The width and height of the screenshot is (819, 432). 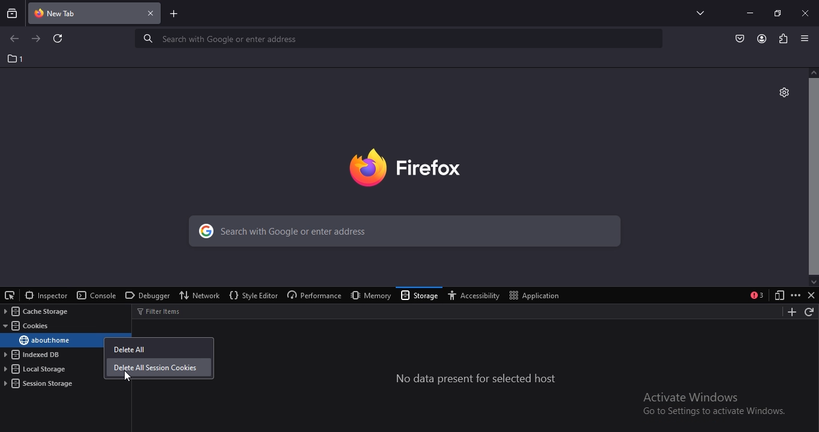 What do you see at coordinates (789, 312) in the screenshot?
I see `add items` at bounding box center [789, 312].